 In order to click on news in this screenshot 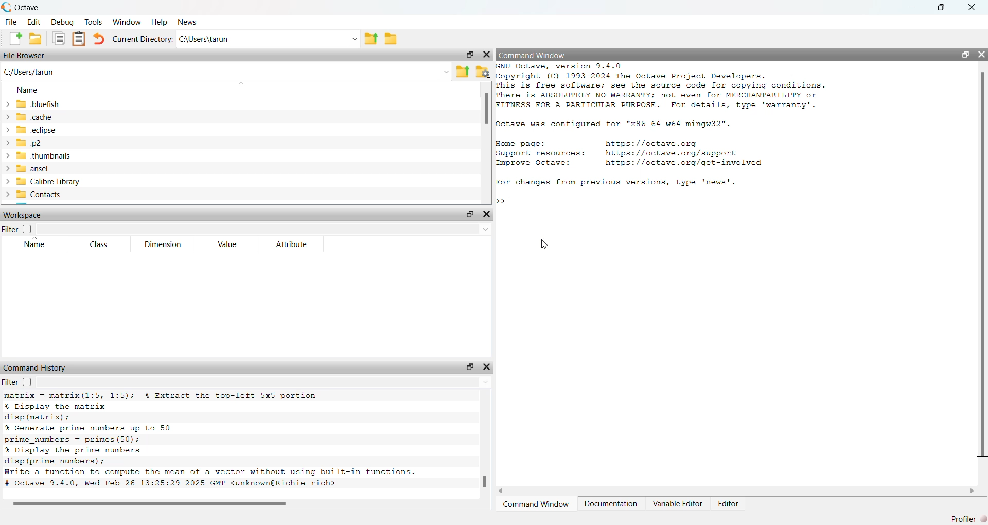, I will do `click(188, 23)`.